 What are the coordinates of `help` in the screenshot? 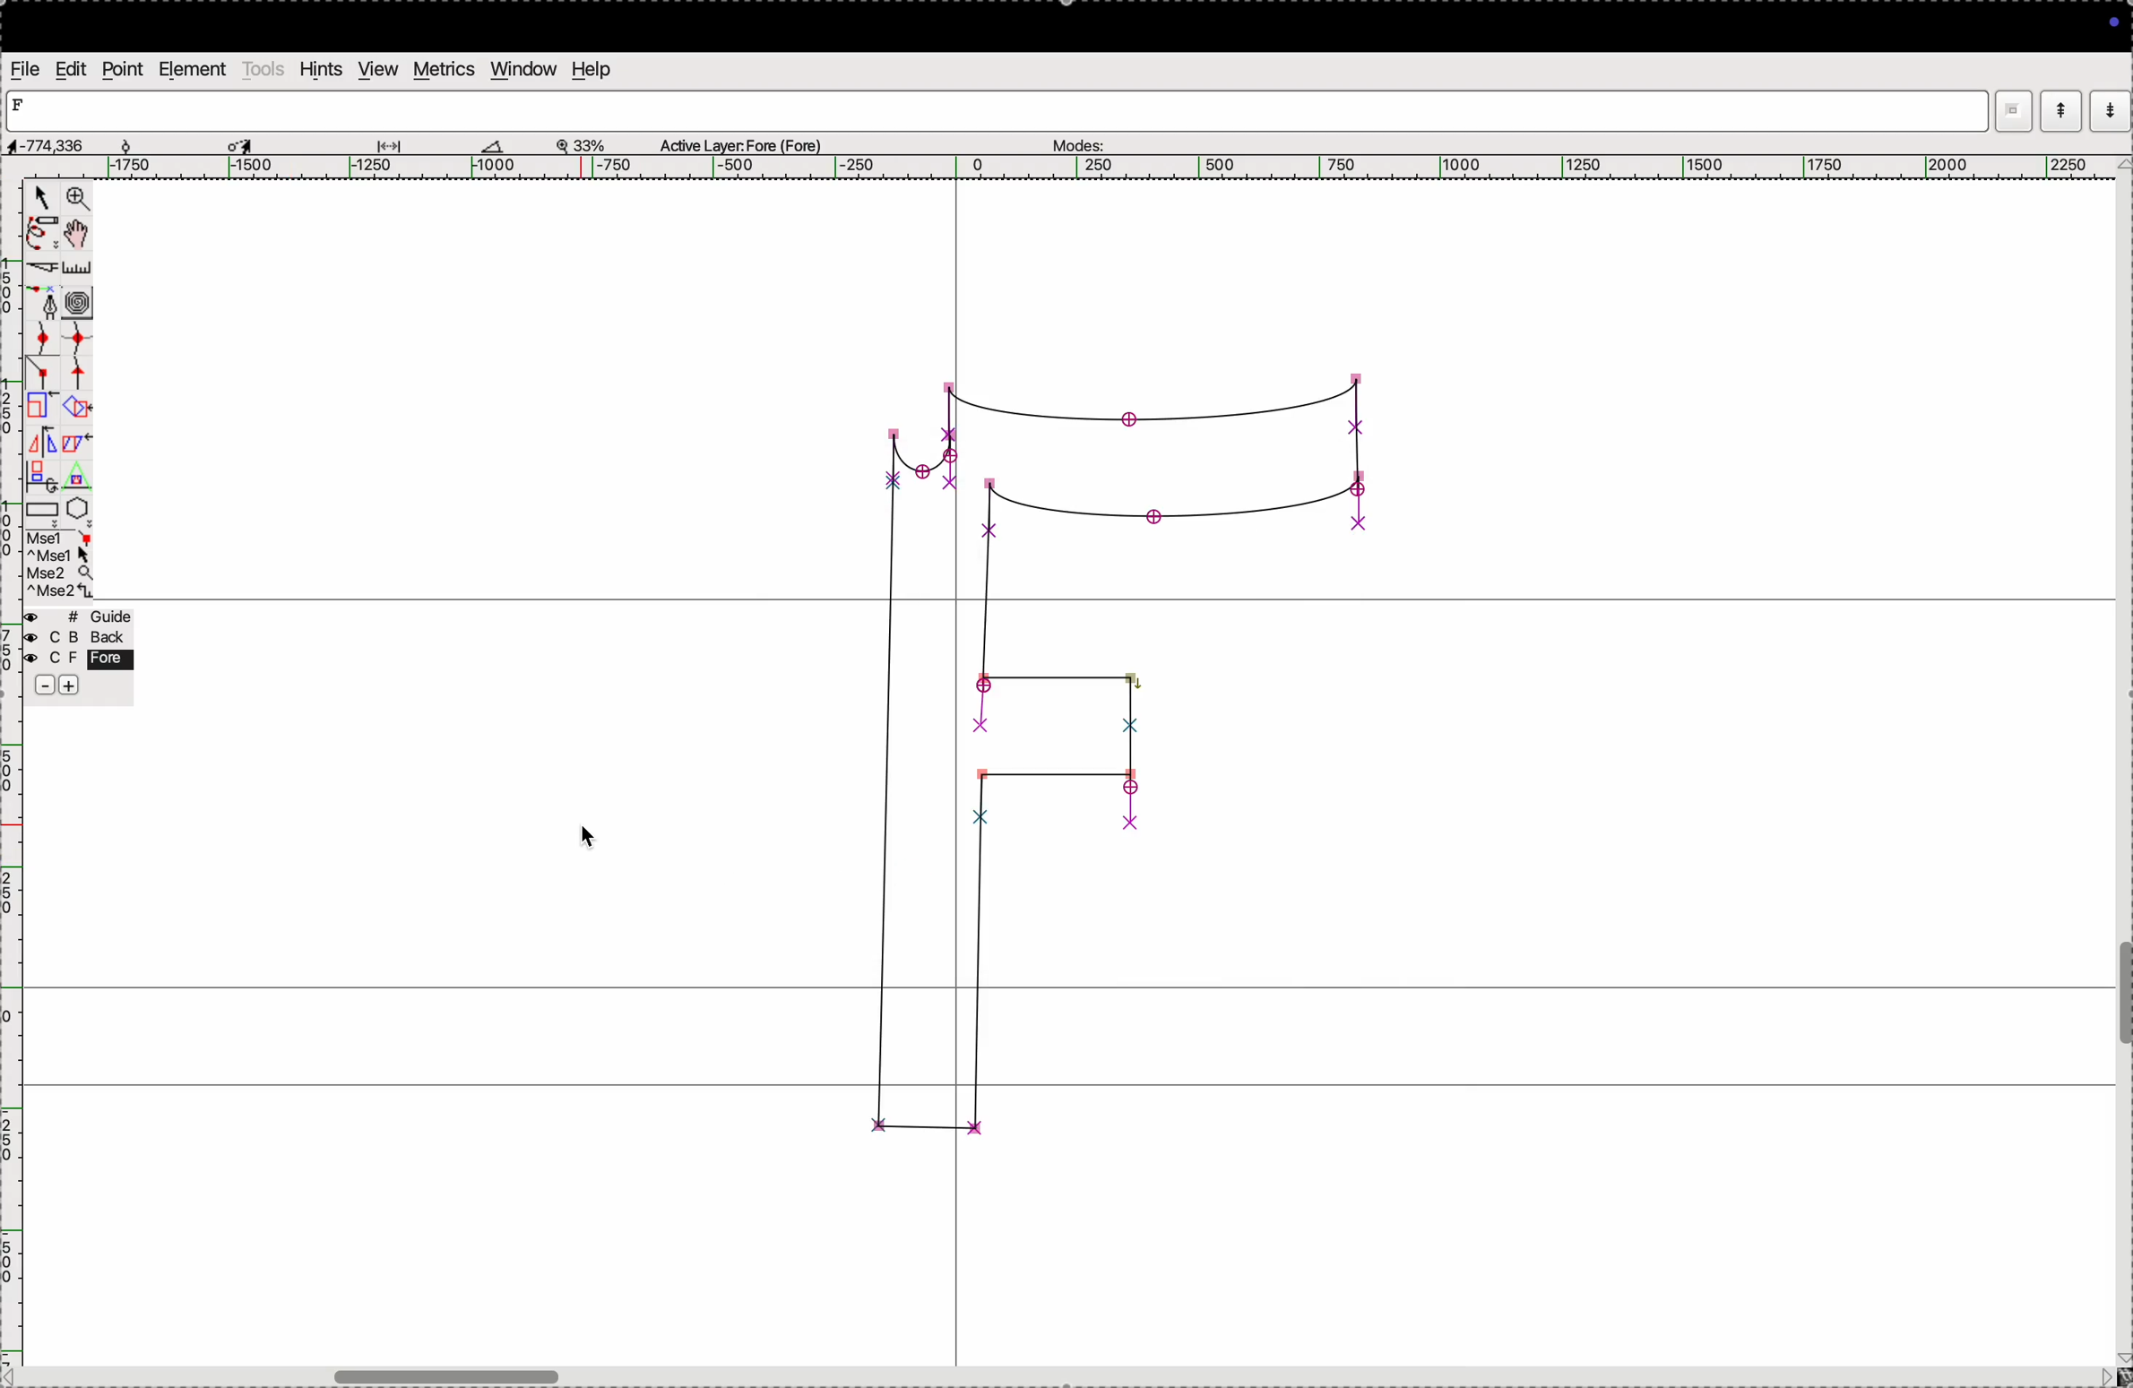 It's located at (590, 69).